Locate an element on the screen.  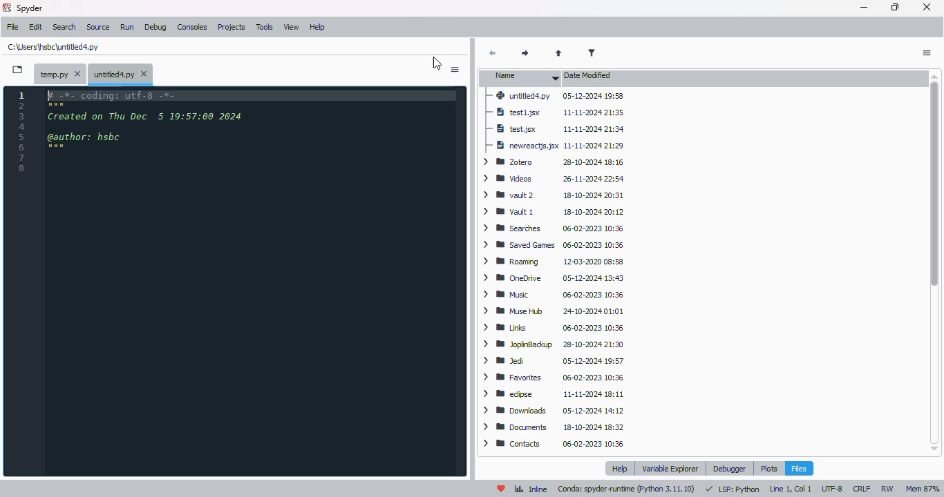
temporary file is located at coordinates (60, 75).